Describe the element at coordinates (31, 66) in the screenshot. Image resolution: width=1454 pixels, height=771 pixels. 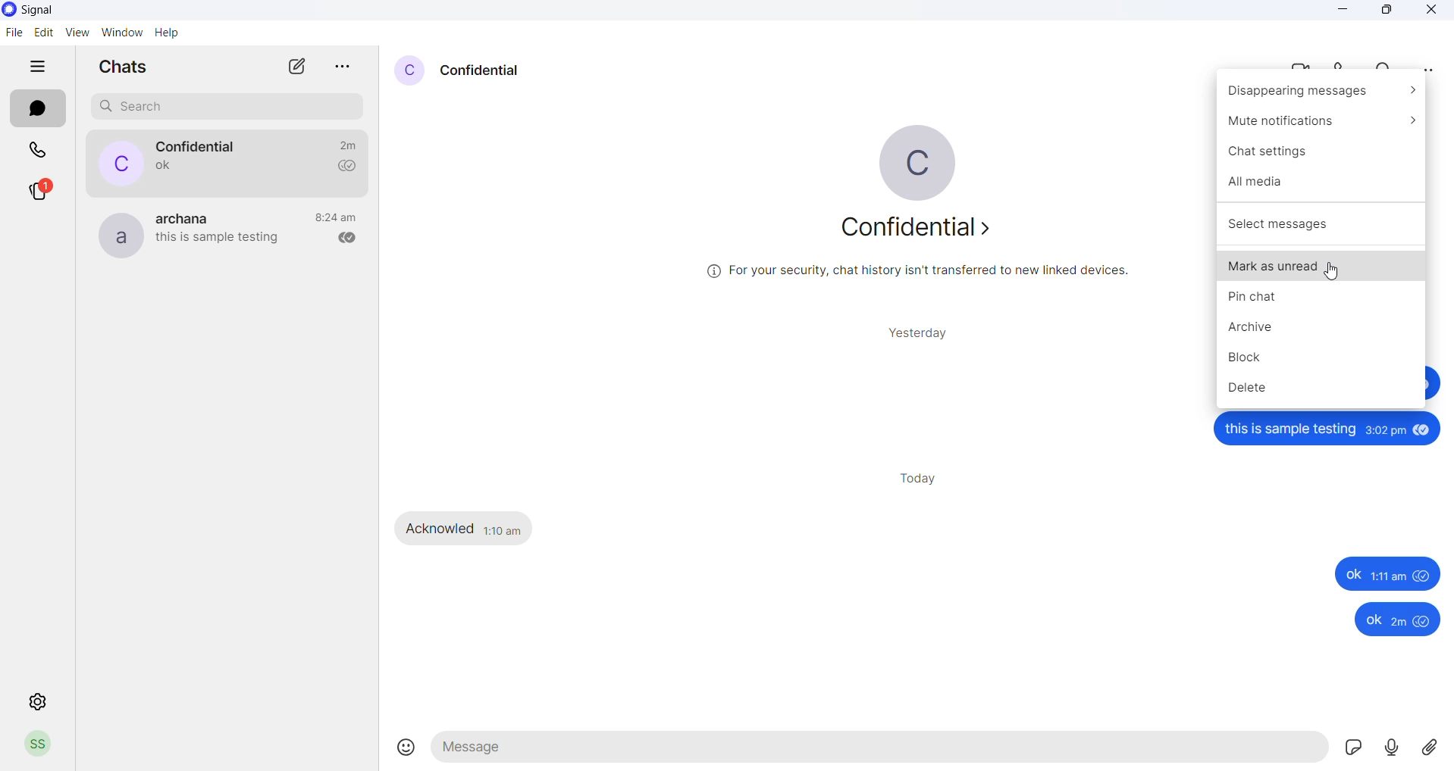
I see `hide` at that location.